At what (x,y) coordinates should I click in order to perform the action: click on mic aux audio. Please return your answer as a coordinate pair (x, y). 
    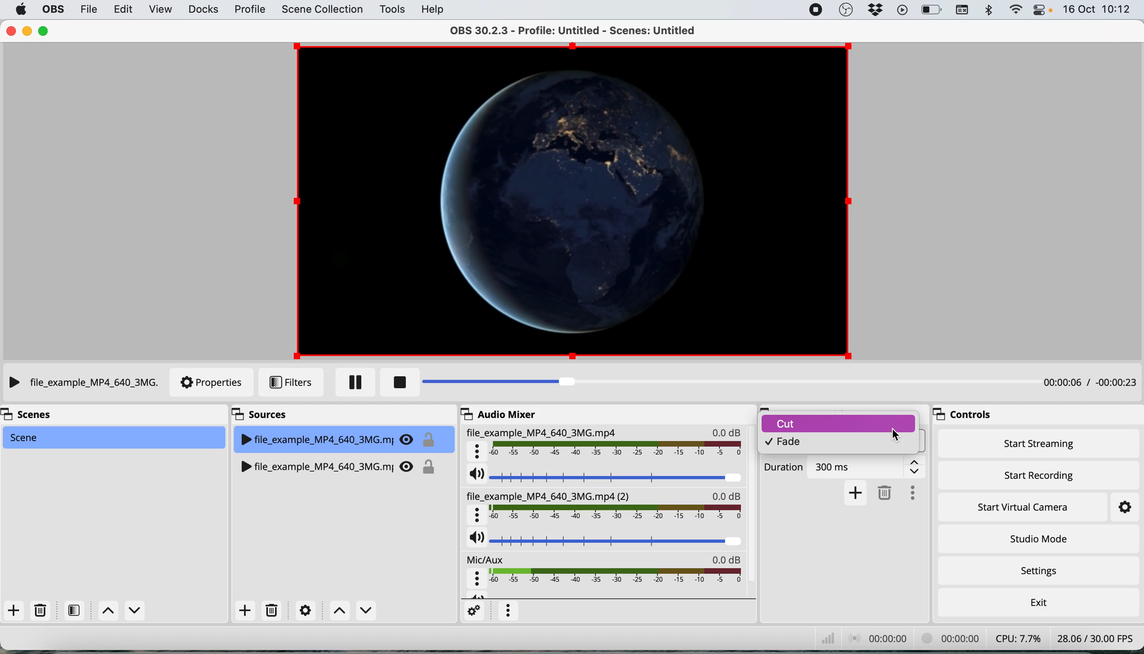
    Looking at the image, I should click on (607, 573).